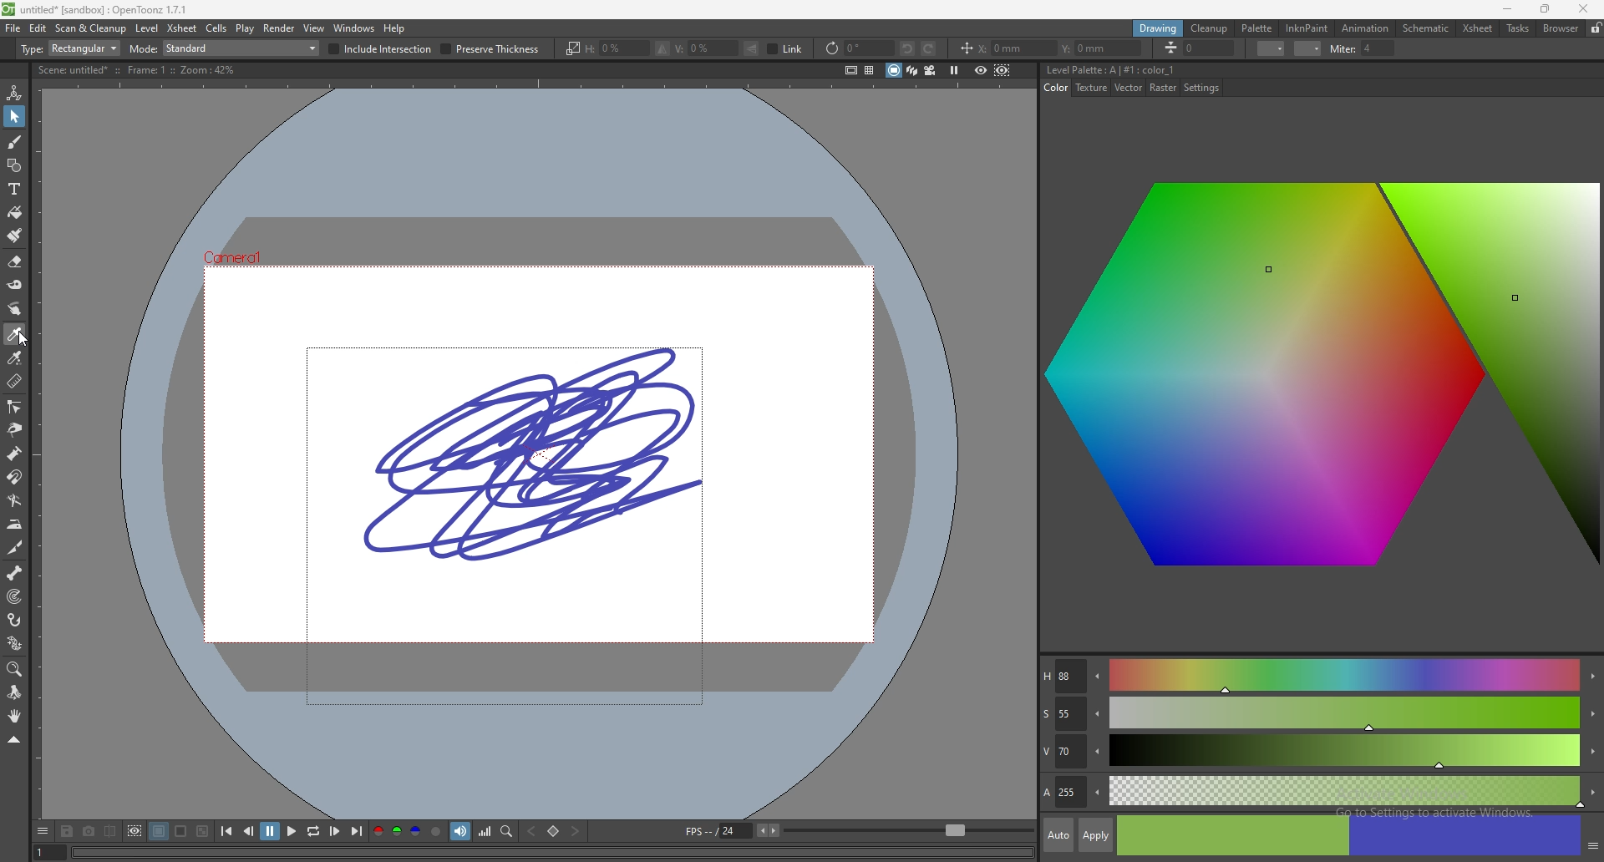 Image resolution: width=1604 pixels, height=862 pixels. I want to click on red channel, so click(376, 831).